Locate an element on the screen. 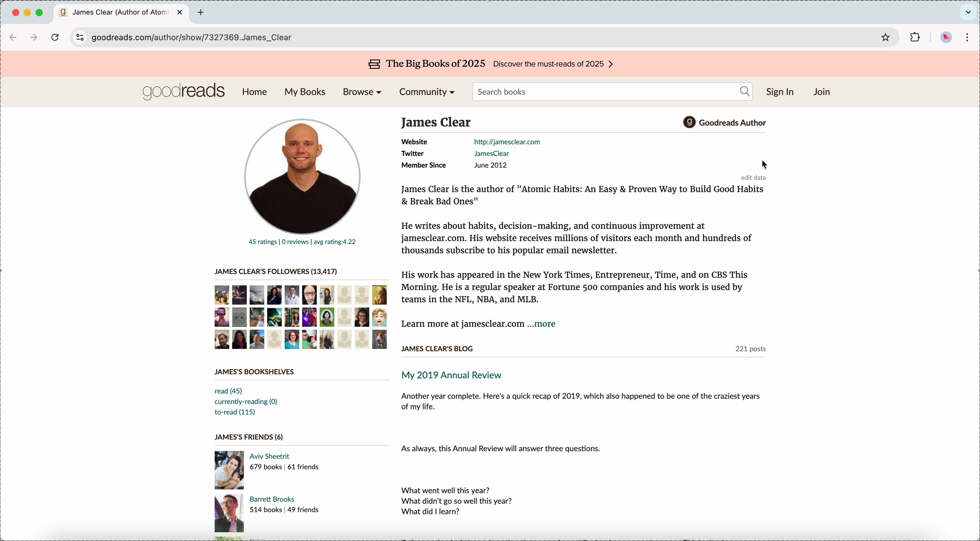 The height and width of the screenshot is (541, 980). My 2019 annual review is located at coordinates (457, 375).